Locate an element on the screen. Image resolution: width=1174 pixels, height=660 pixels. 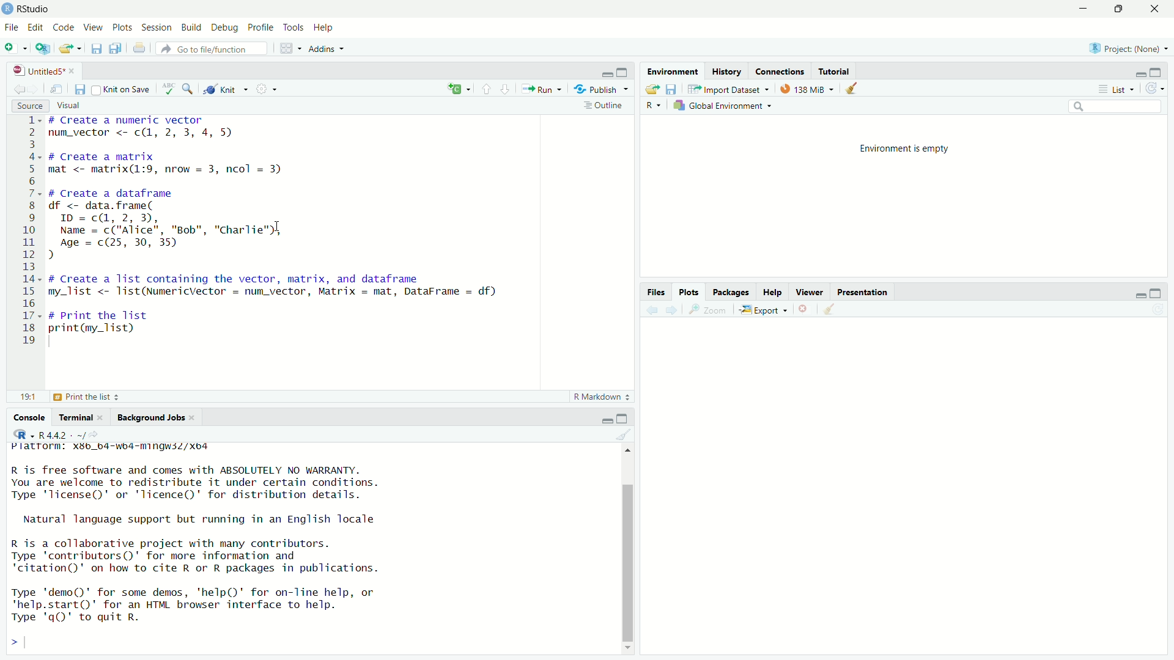
back is located at coordinates (653, 313).